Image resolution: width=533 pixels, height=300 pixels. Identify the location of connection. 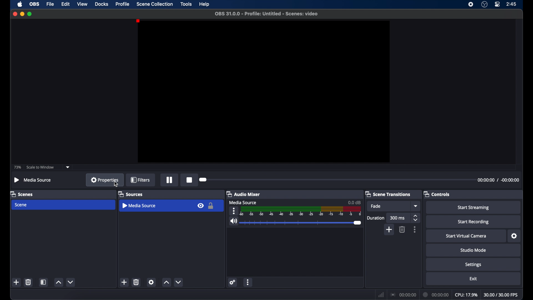
(403, 294).